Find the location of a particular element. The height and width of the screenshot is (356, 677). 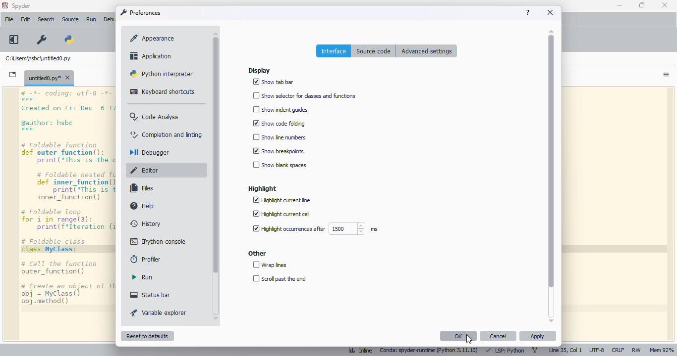

appearance is located at coordinates (152, 39).